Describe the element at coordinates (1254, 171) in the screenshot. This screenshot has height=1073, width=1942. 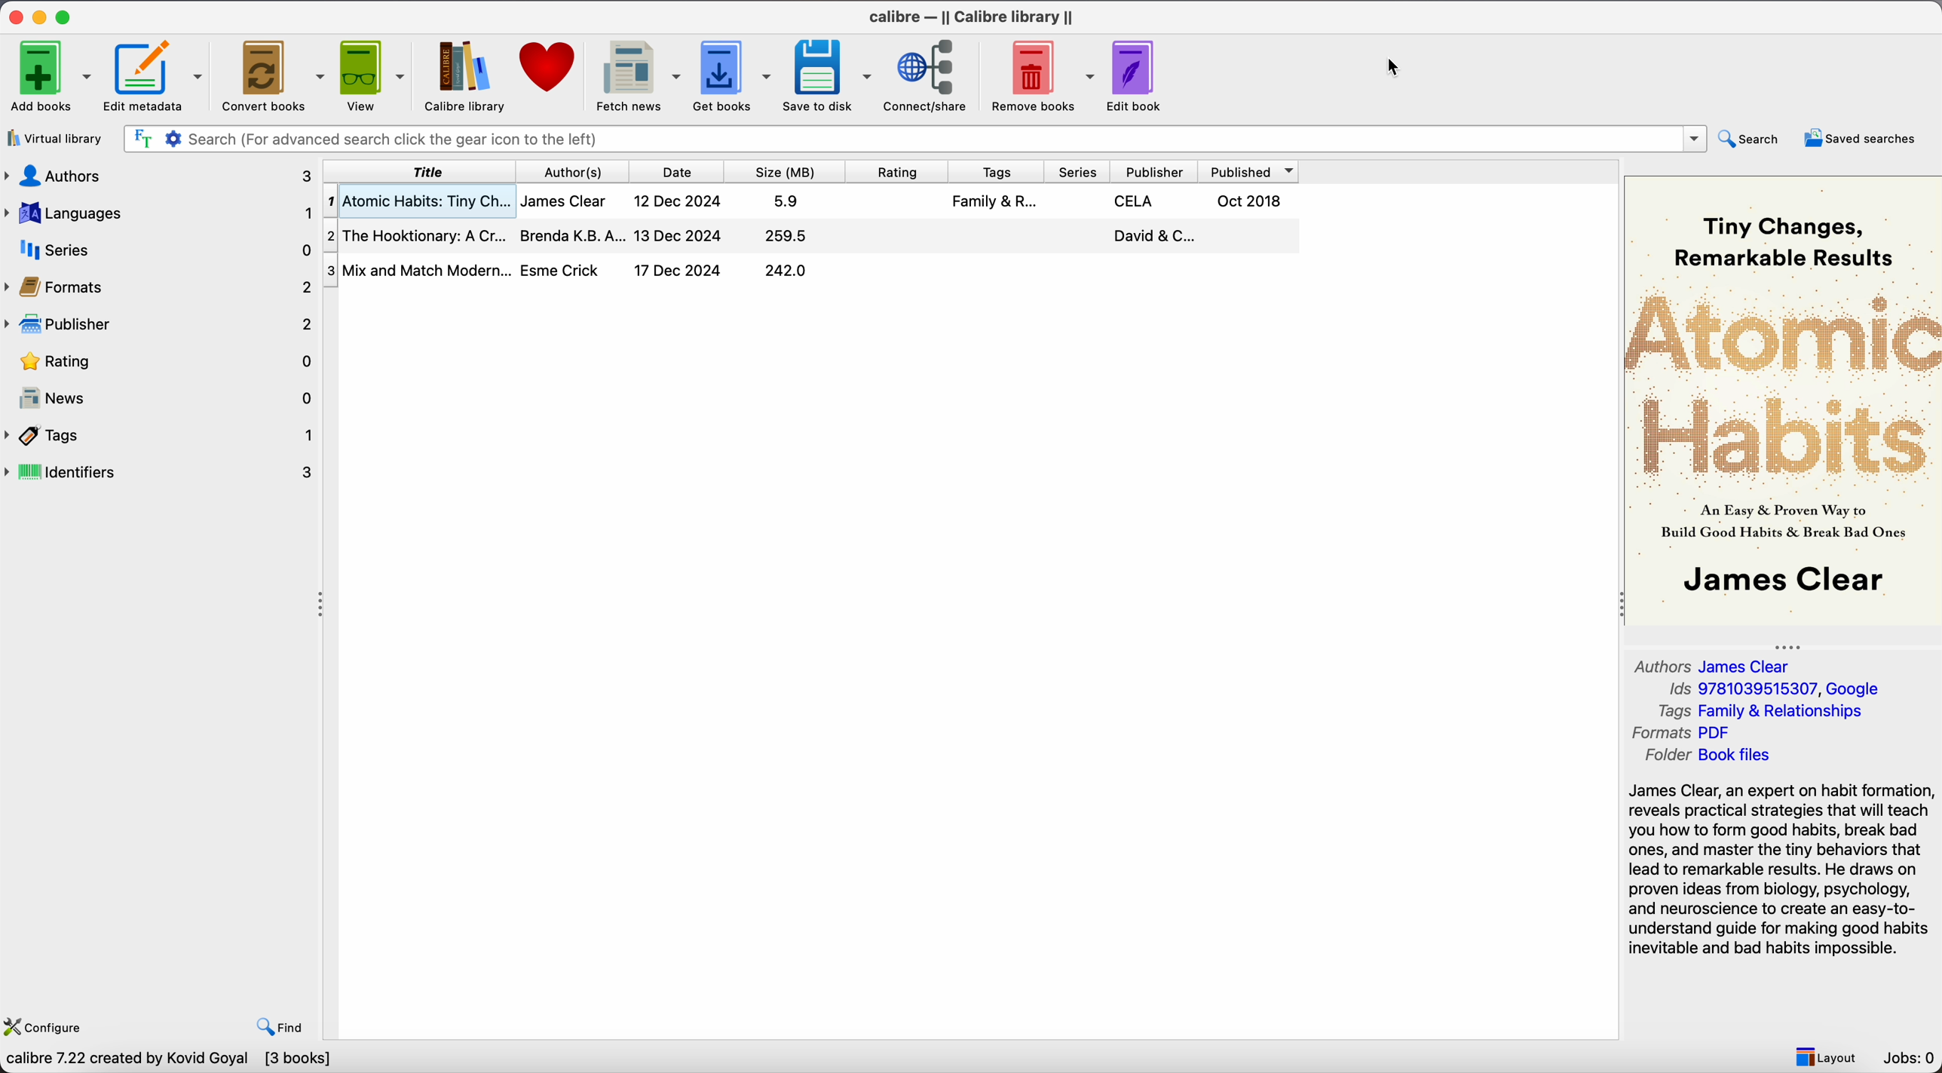
I see `published` at that location.